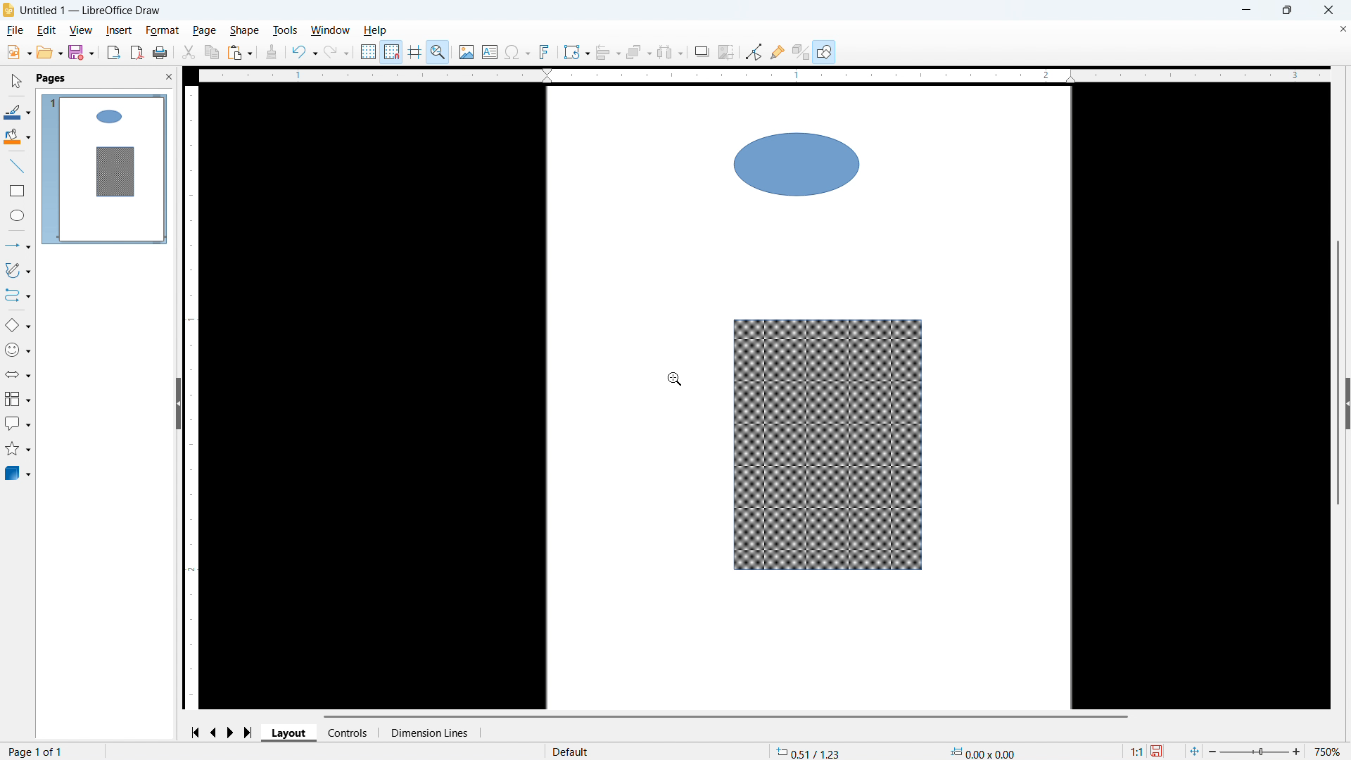 This screenshot has width=1351, height=760. Describe the element at coordinates (163, 31) in the screenshot. I see `Format ` at that location.